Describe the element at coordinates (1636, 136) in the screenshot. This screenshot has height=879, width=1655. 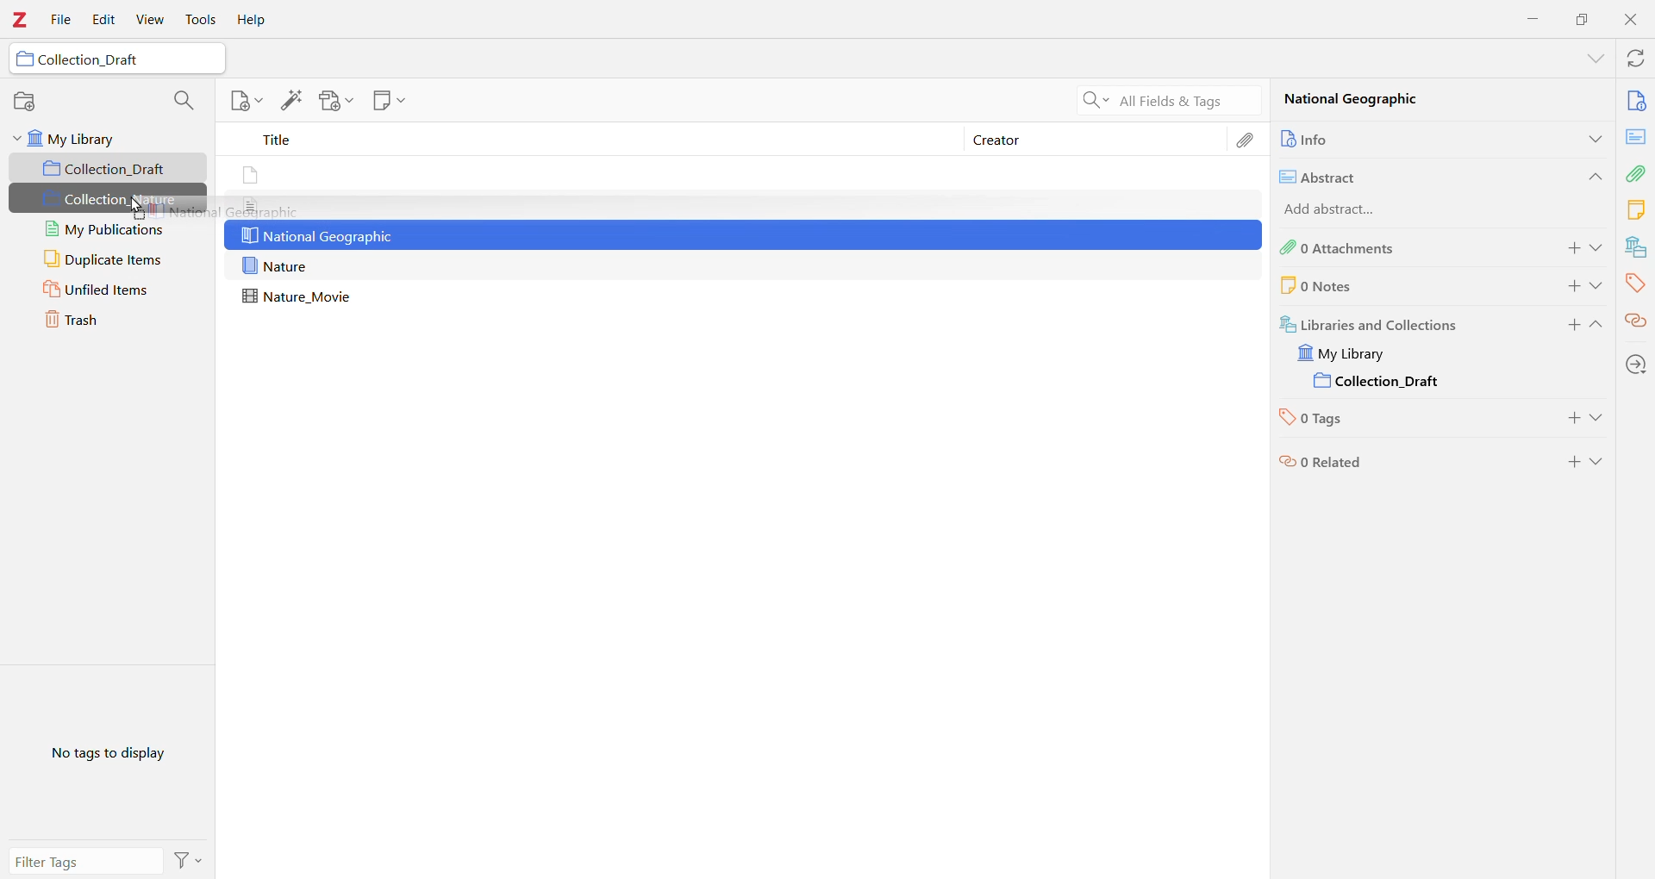
I see `Abstract` at that location.